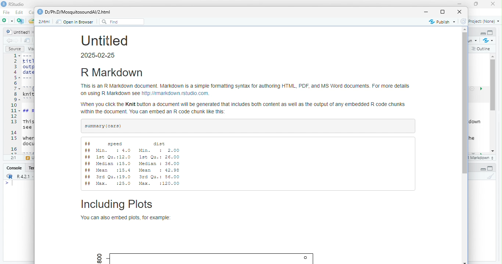 The image size is (502, 264). I want to click on Project: (None), so click(484, 21).